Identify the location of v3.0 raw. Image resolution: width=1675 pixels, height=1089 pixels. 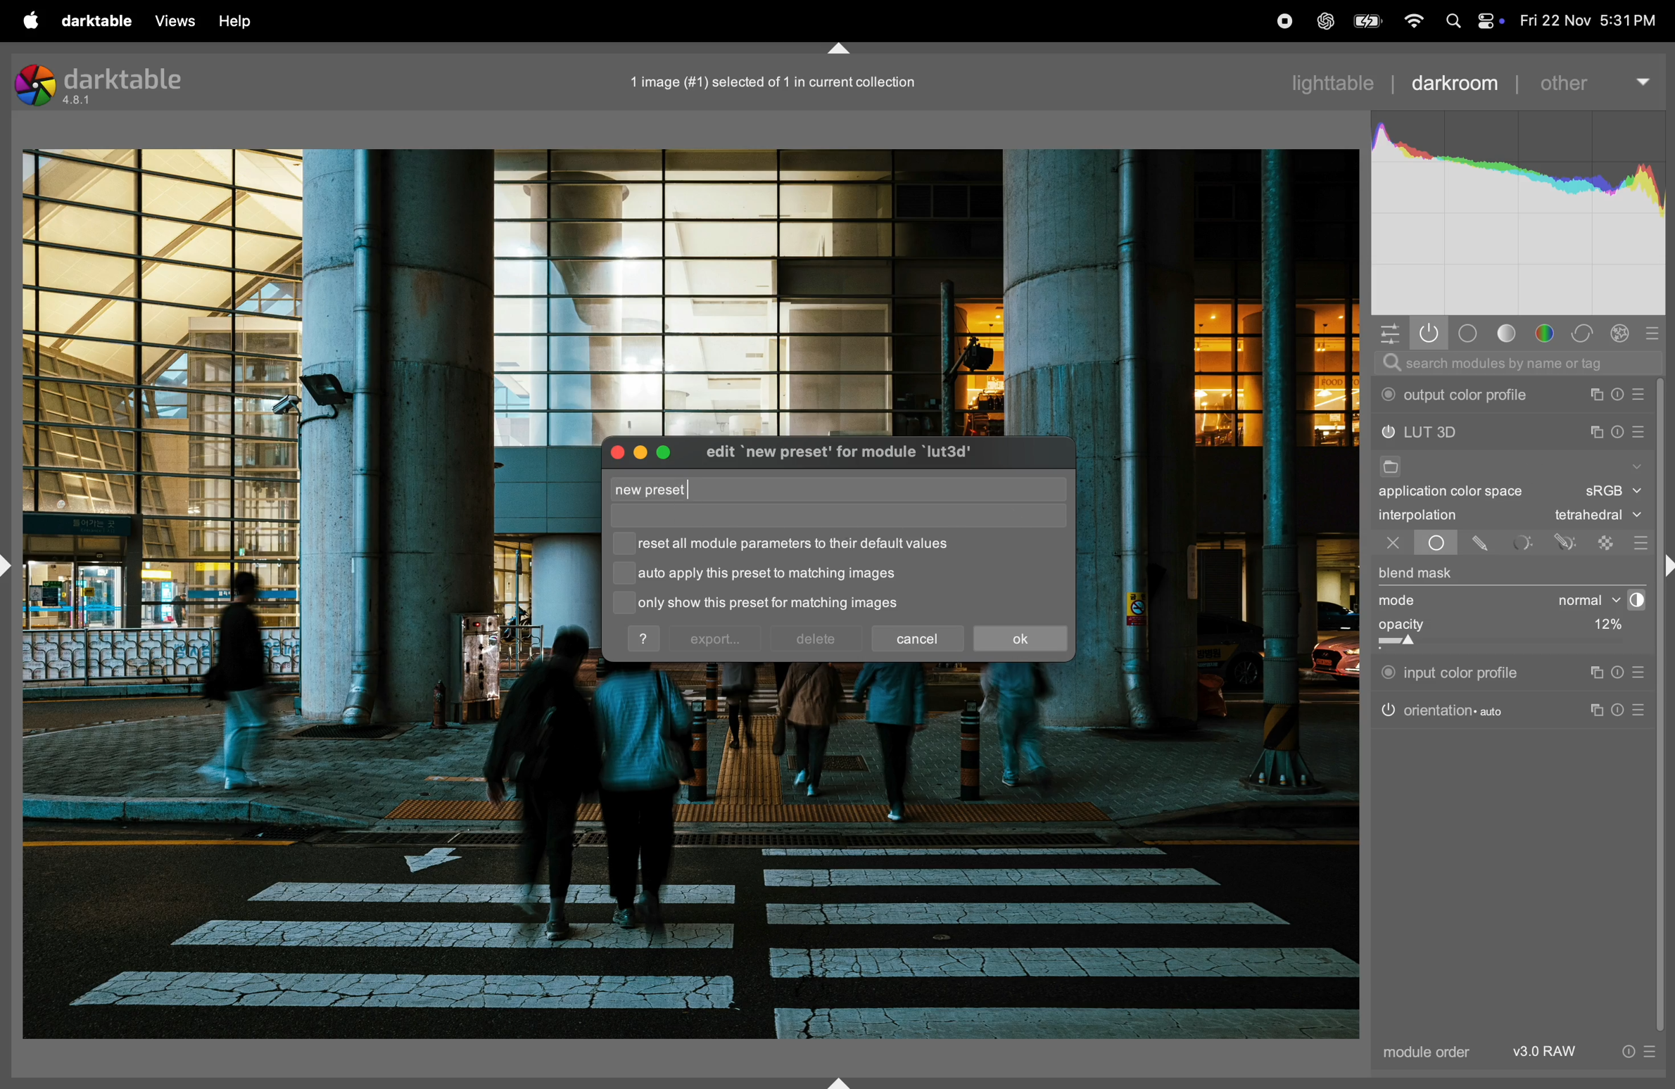
(1582, 1055).